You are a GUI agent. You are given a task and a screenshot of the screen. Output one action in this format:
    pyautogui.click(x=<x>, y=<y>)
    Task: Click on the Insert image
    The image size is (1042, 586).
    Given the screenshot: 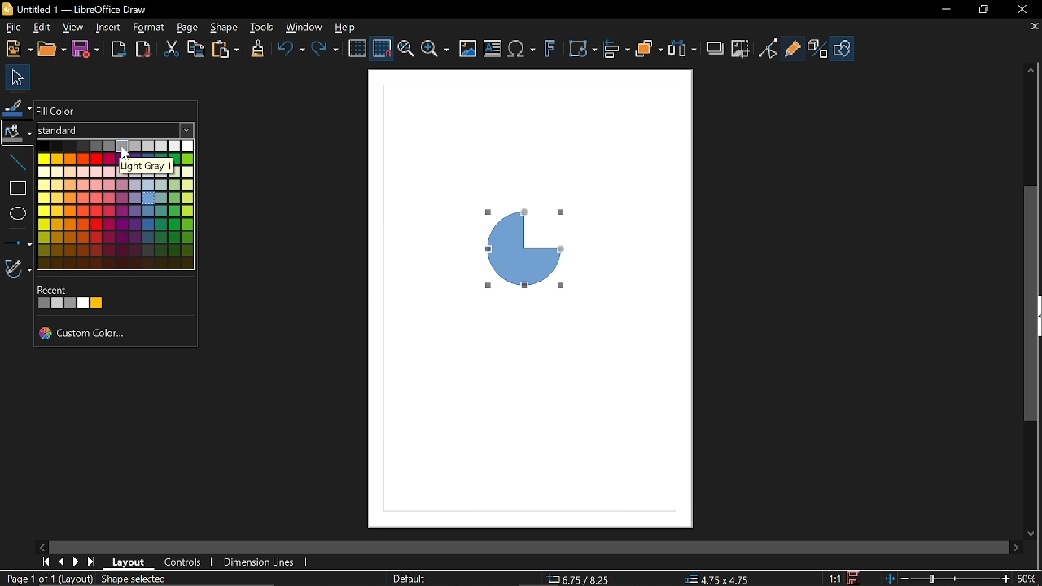 What is the action you would take?
    pyautogui.click(x=492, y=48)
    